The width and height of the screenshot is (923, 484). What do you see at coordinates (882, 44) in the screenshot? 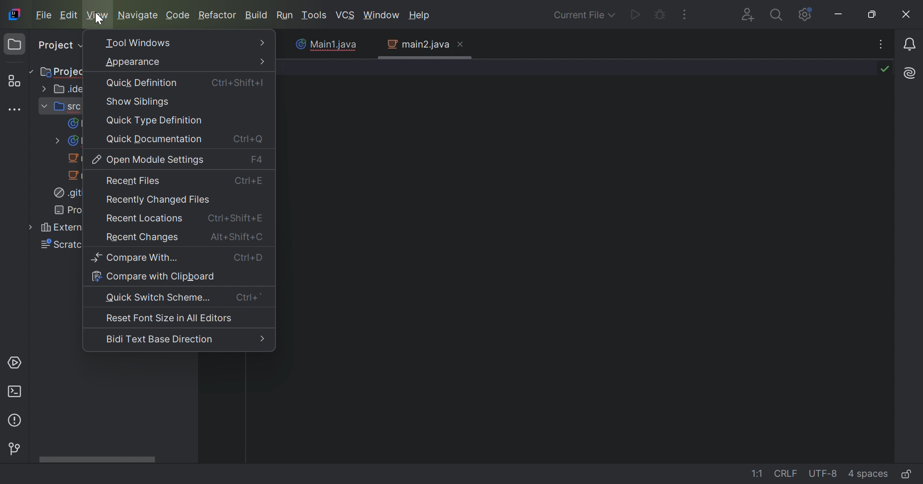
I see `Recent File, tab Actions, and More` at bounding box center [882, 44].